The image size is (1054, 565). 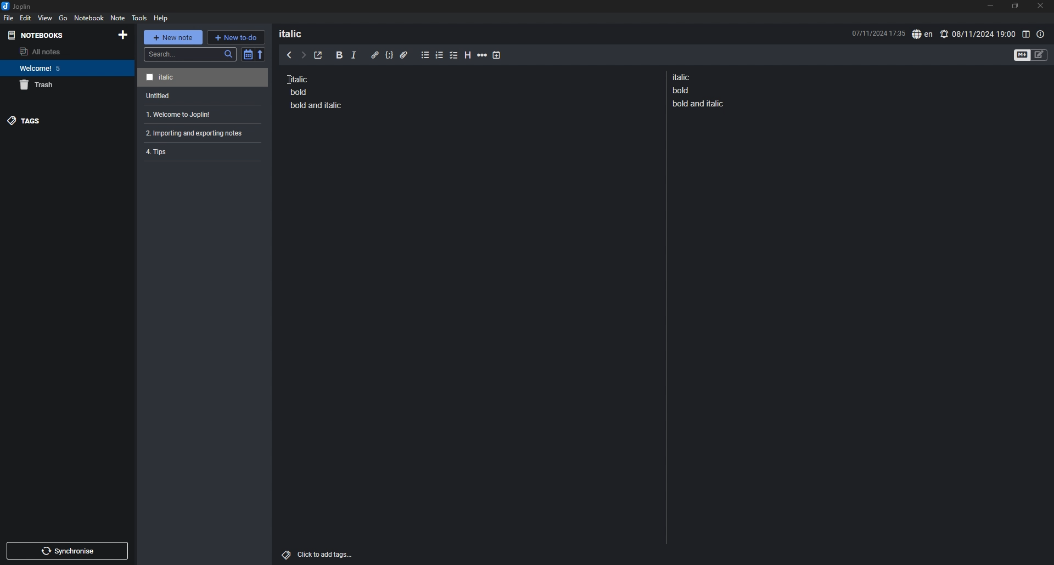 What do you see at coordinates (236, 37) in the screenshot?
I see `new todo` at bounding box center [236, 37].